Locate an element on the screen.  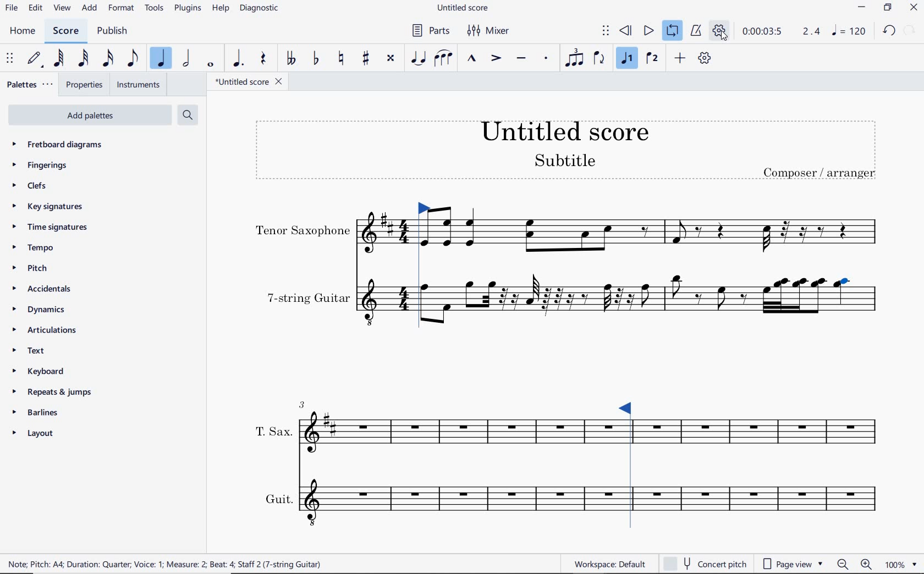
VIEW is located at coordinates (62, 8).